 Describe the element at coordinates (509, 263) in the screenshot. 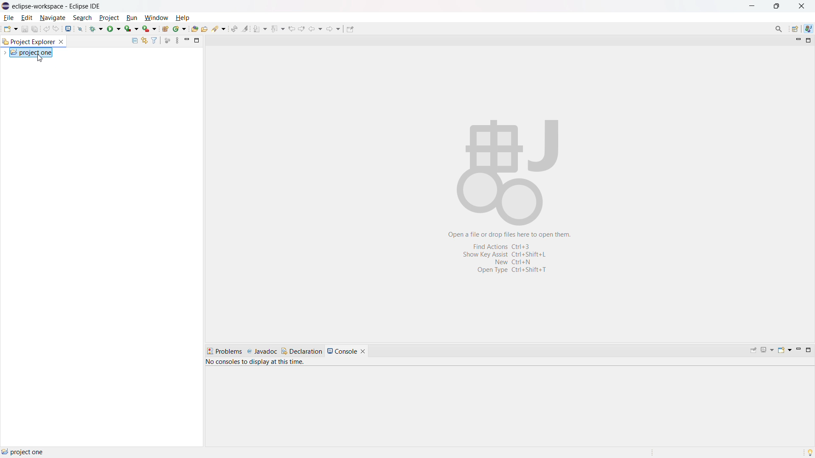

I see `new ctrl+N` at that location.